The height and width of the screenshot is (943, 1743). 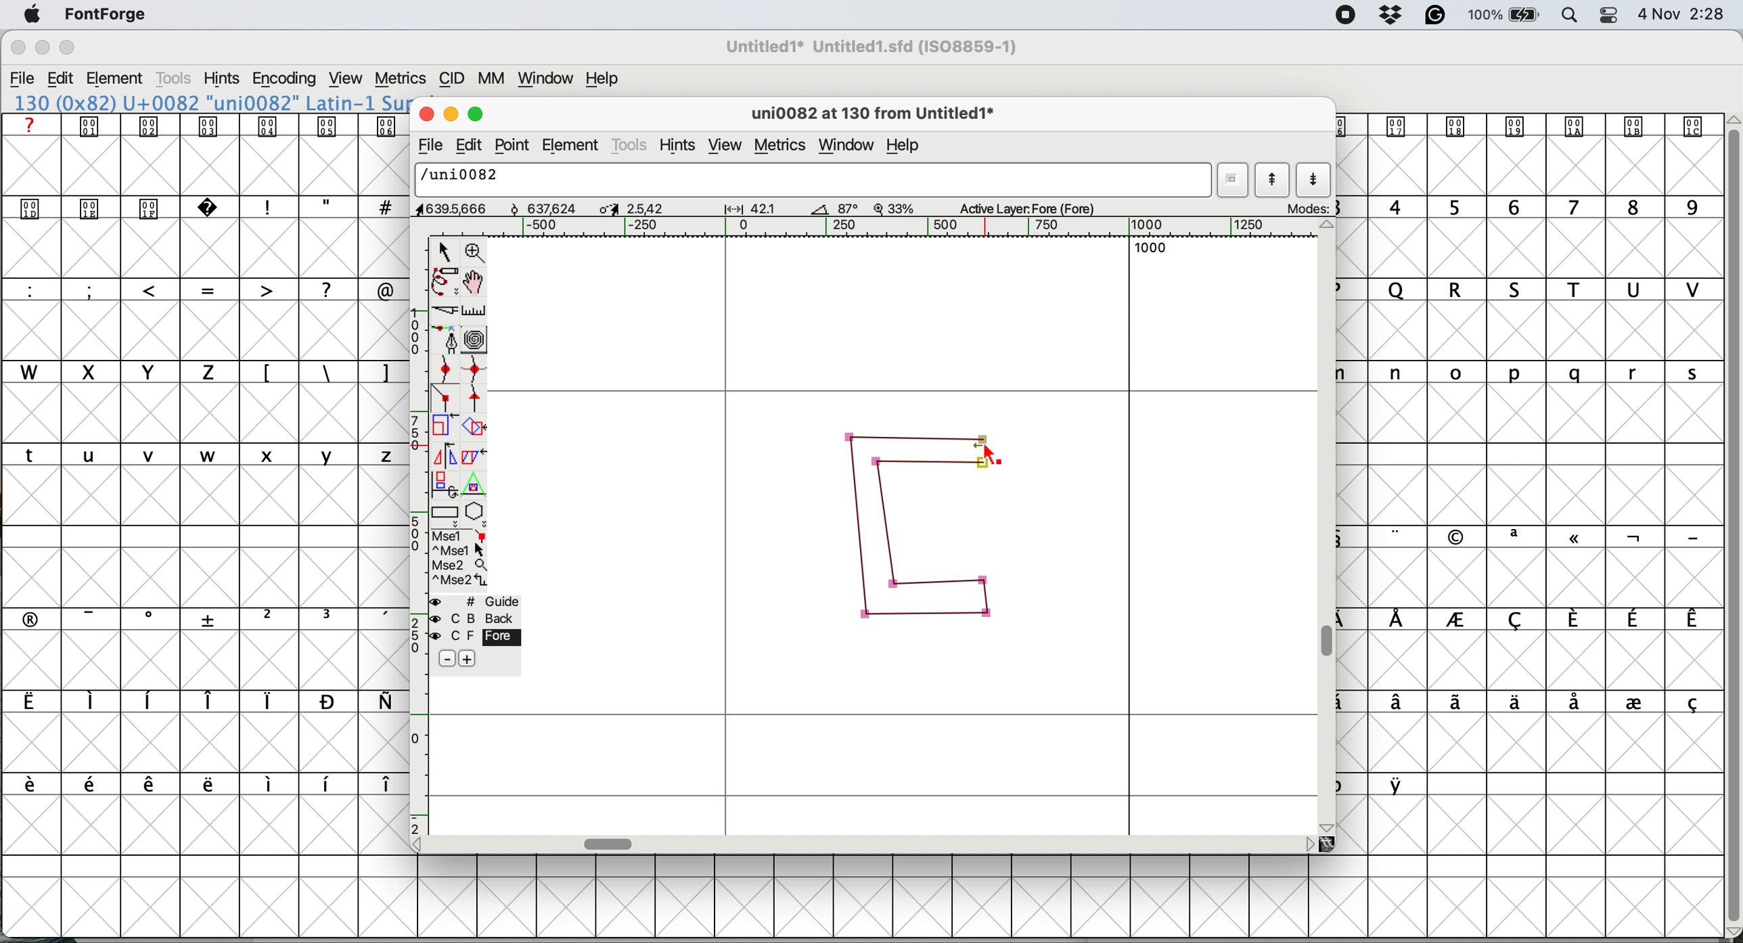 What do you see at coordinates (1437, 16) in the screenshot?
I see `grammarly` at bounding box center [1437, 16].